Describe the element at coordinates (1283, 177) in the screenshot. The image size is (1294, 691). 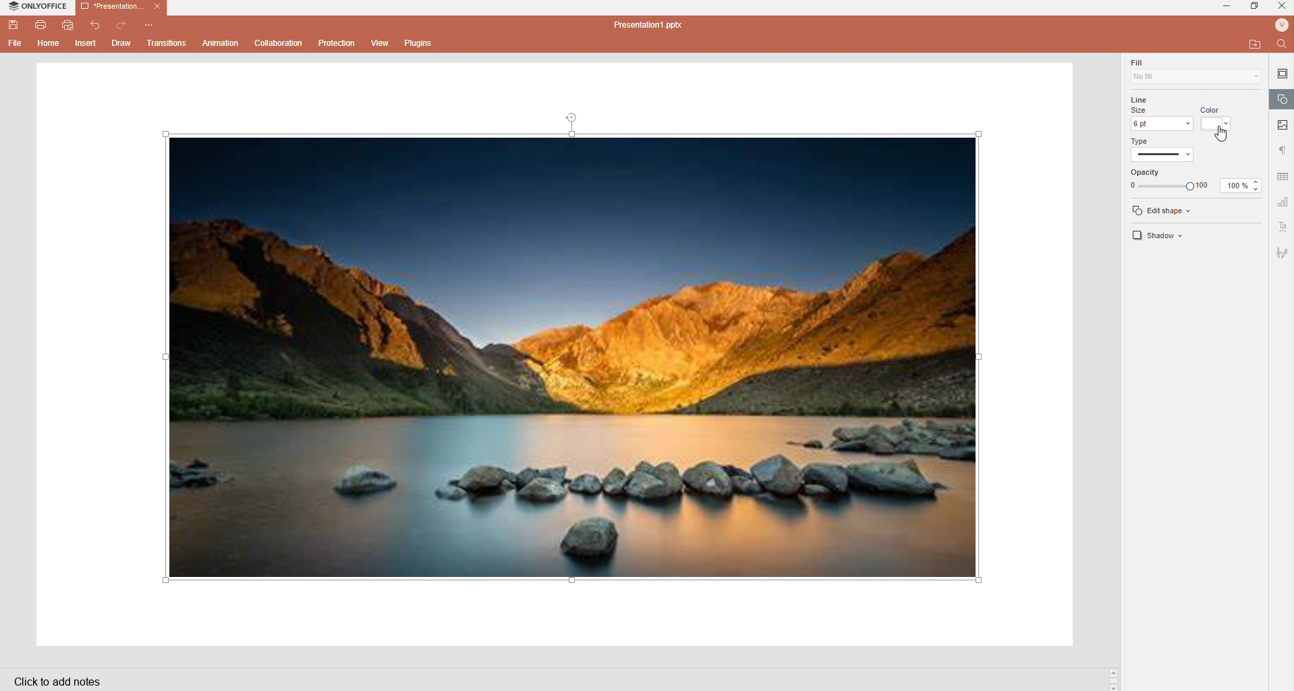
I see `Data settings` at that location.